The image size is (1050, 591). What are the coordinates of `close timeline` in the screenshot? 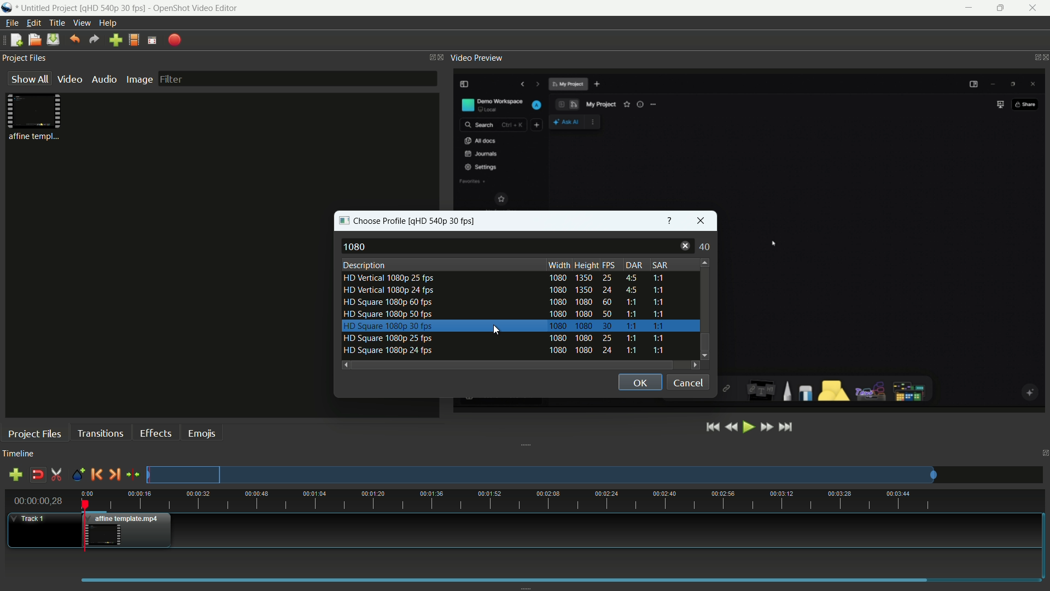 It's located at (1043, 454).